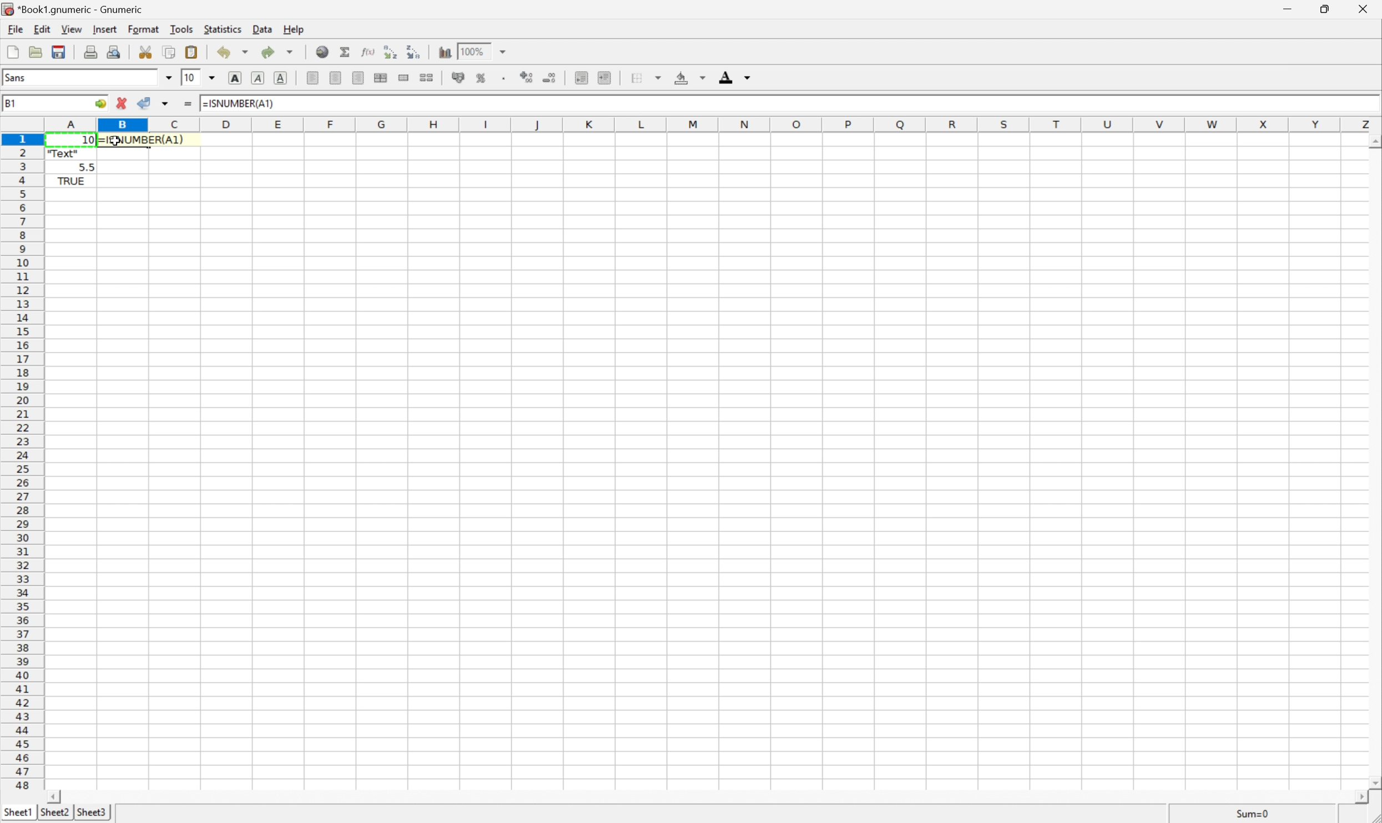  Describe the element at coordinates (260, 29) in the screenshot. I see `Data` at that location.